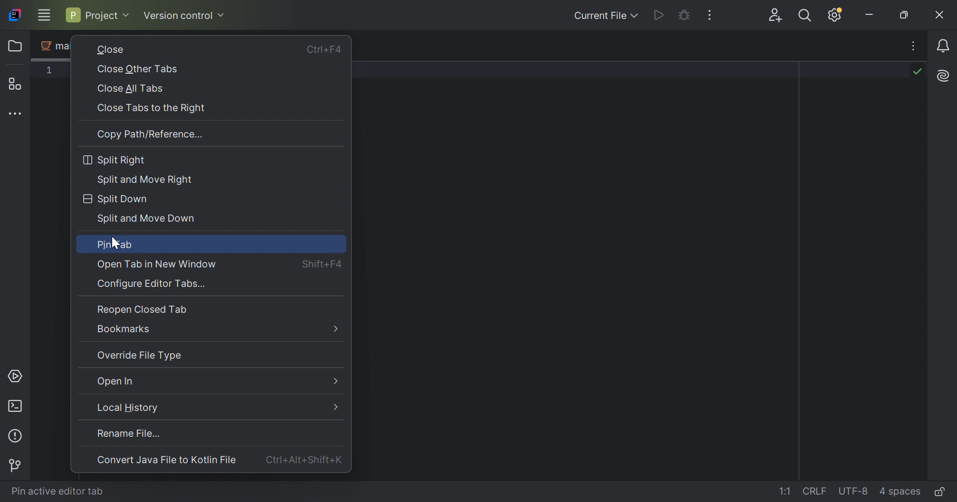  I want to click on Close, so click(941, 14).